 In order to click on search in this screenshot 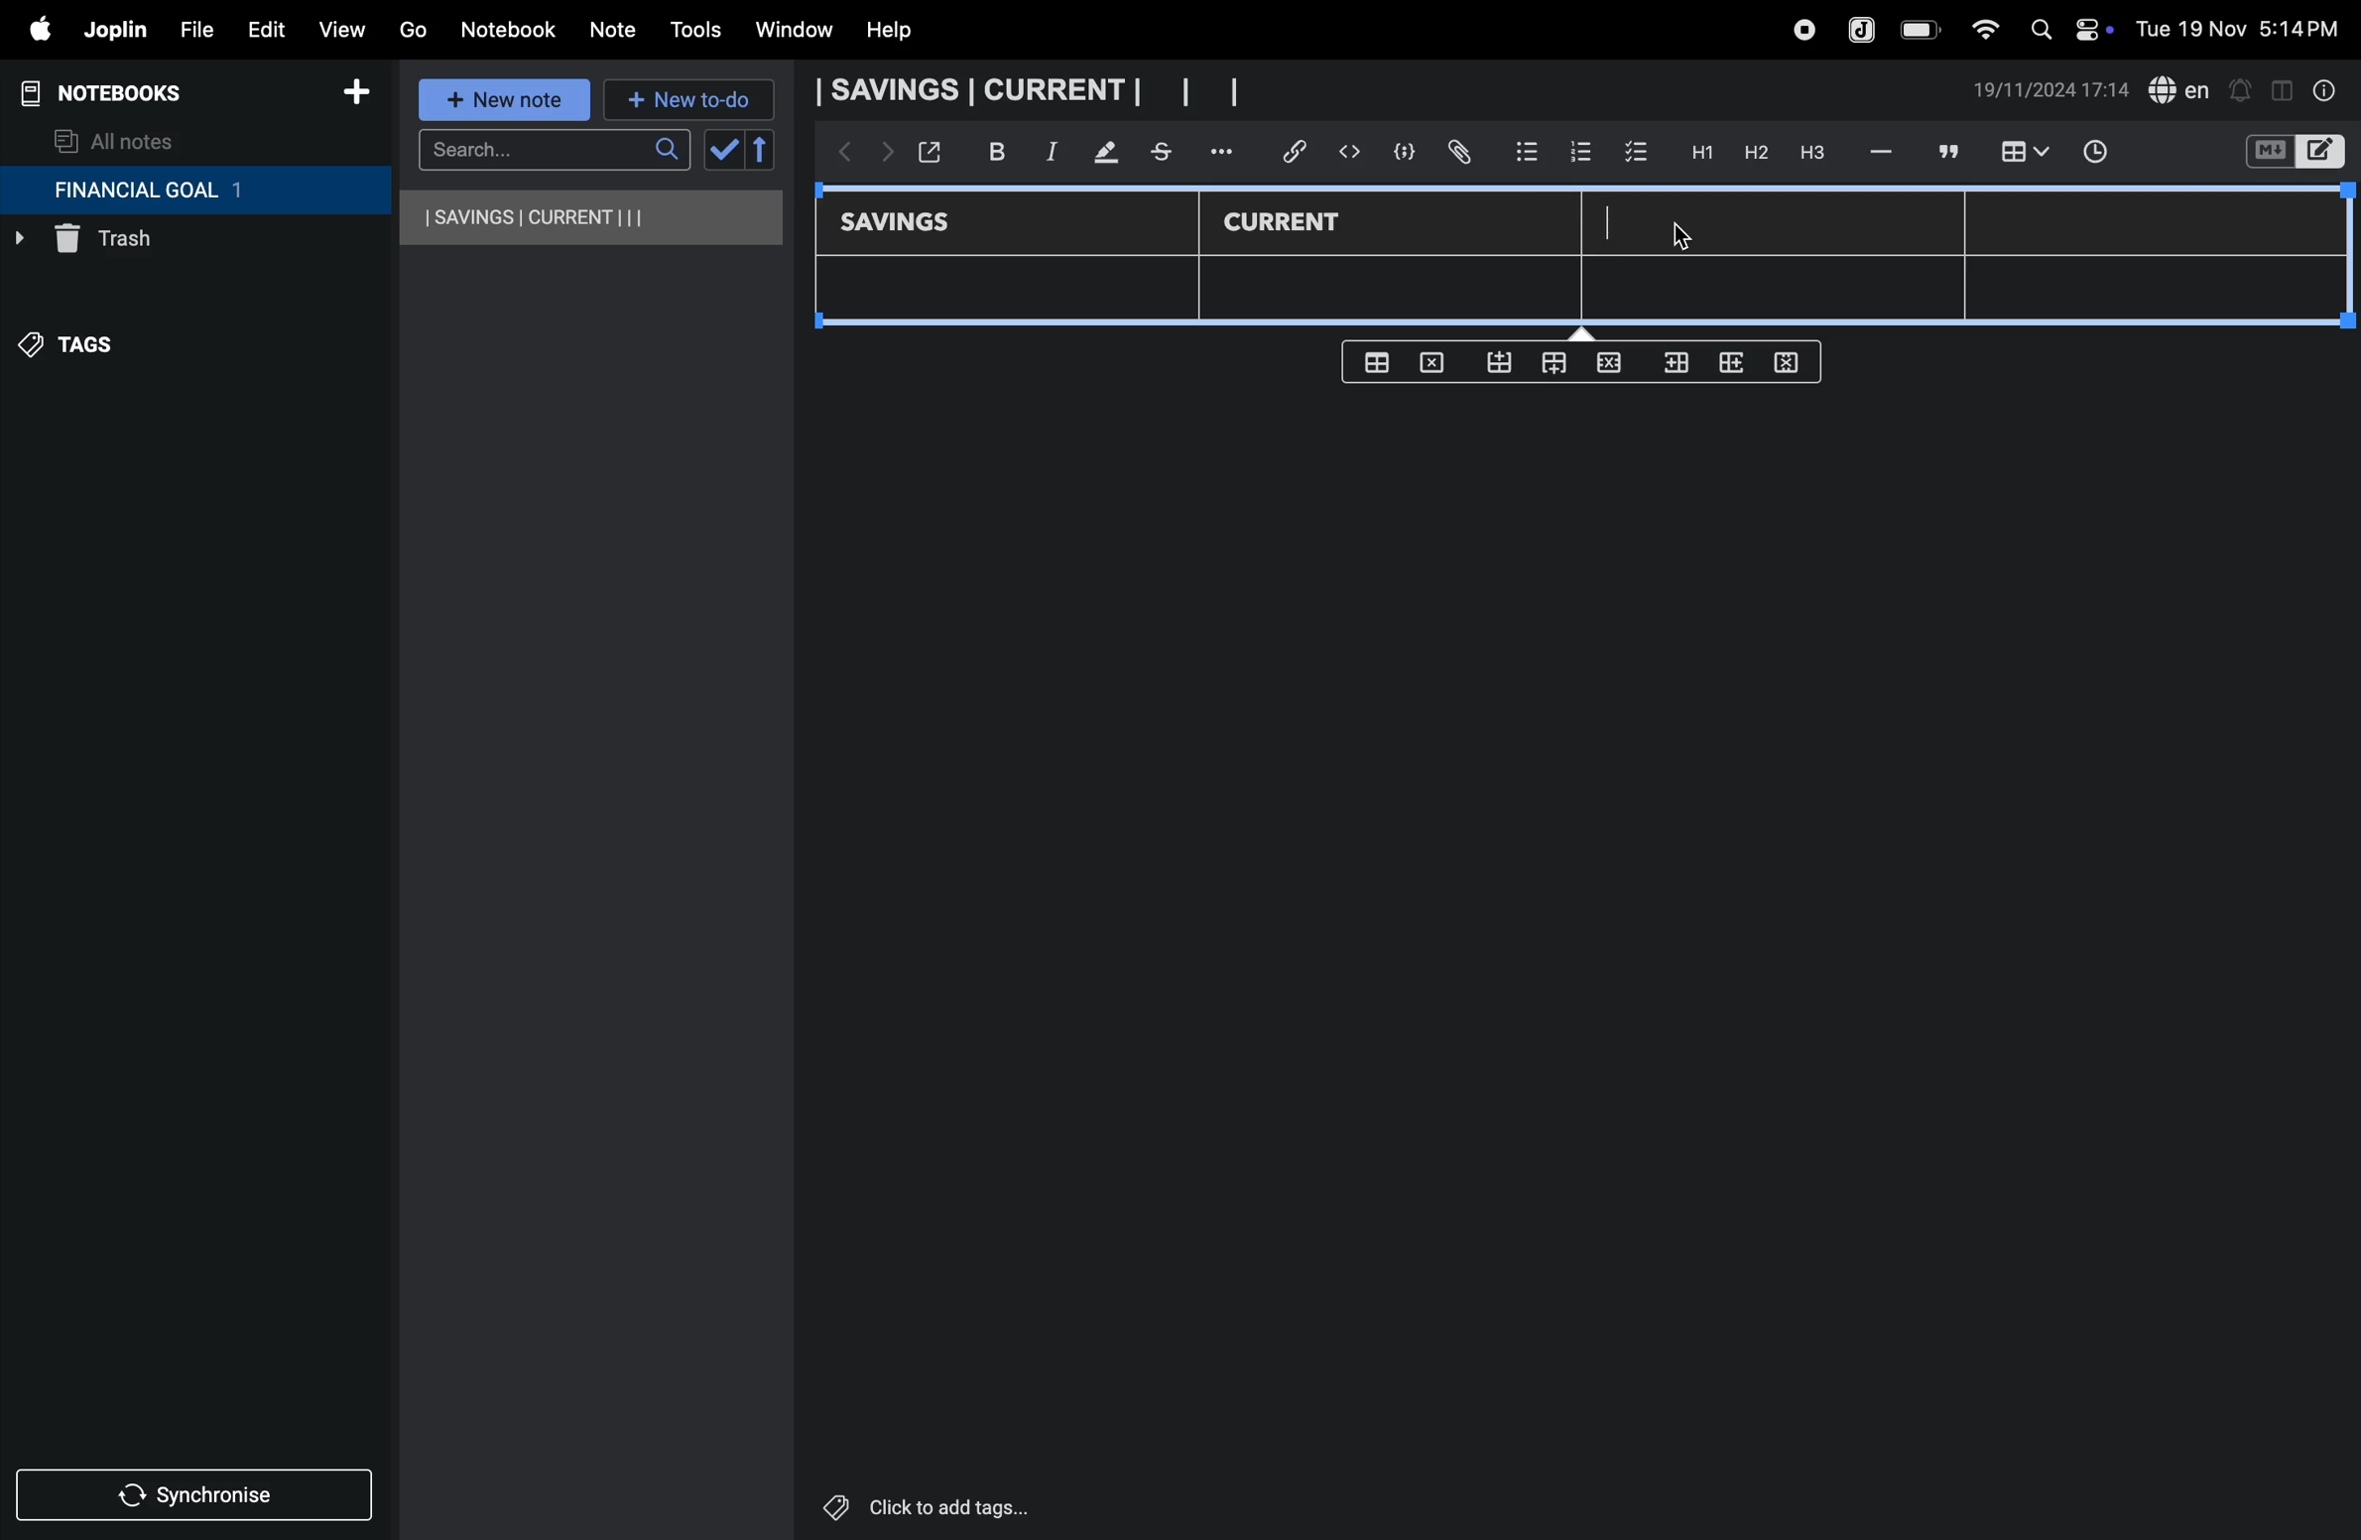, I will do `click(554, 150)`.